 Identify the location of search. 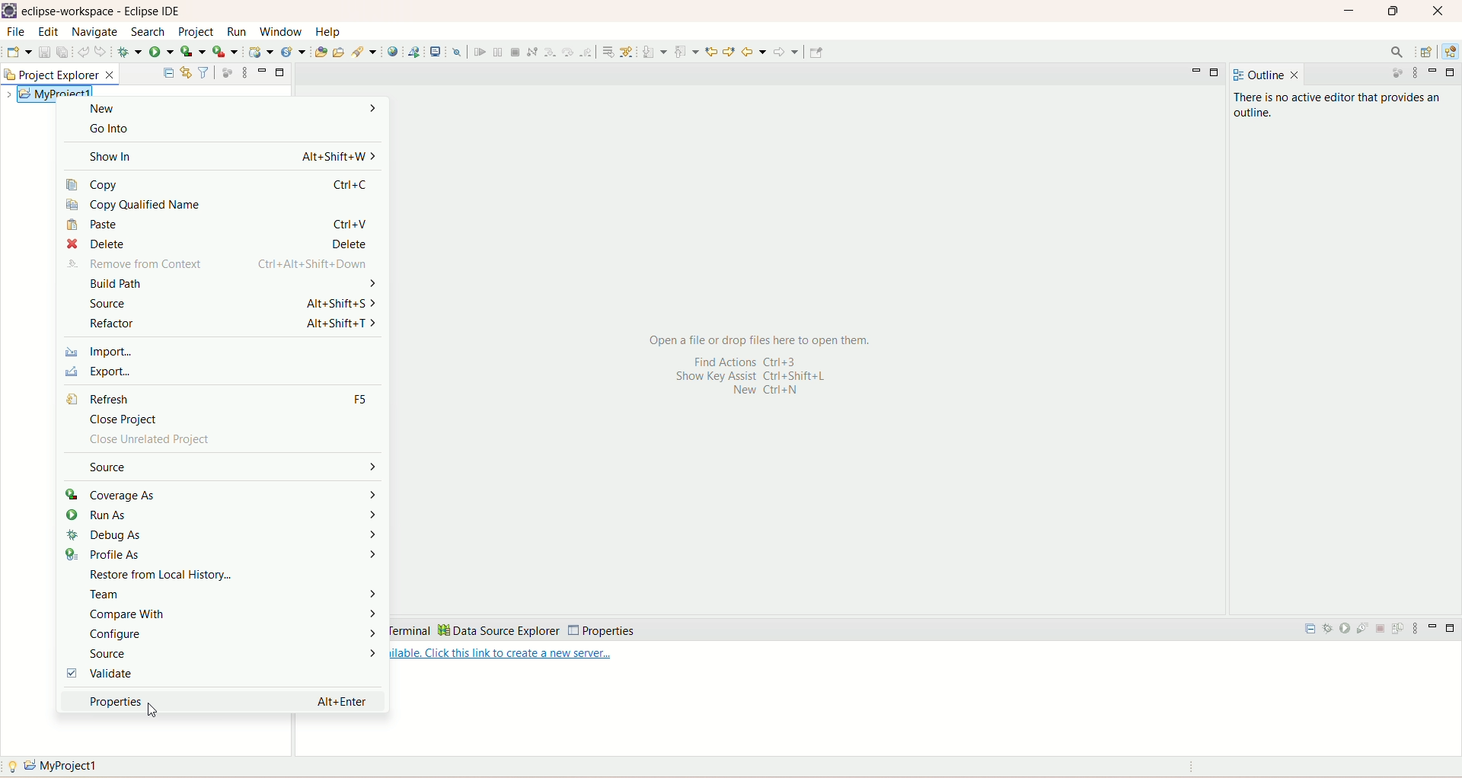
(1396, 51).